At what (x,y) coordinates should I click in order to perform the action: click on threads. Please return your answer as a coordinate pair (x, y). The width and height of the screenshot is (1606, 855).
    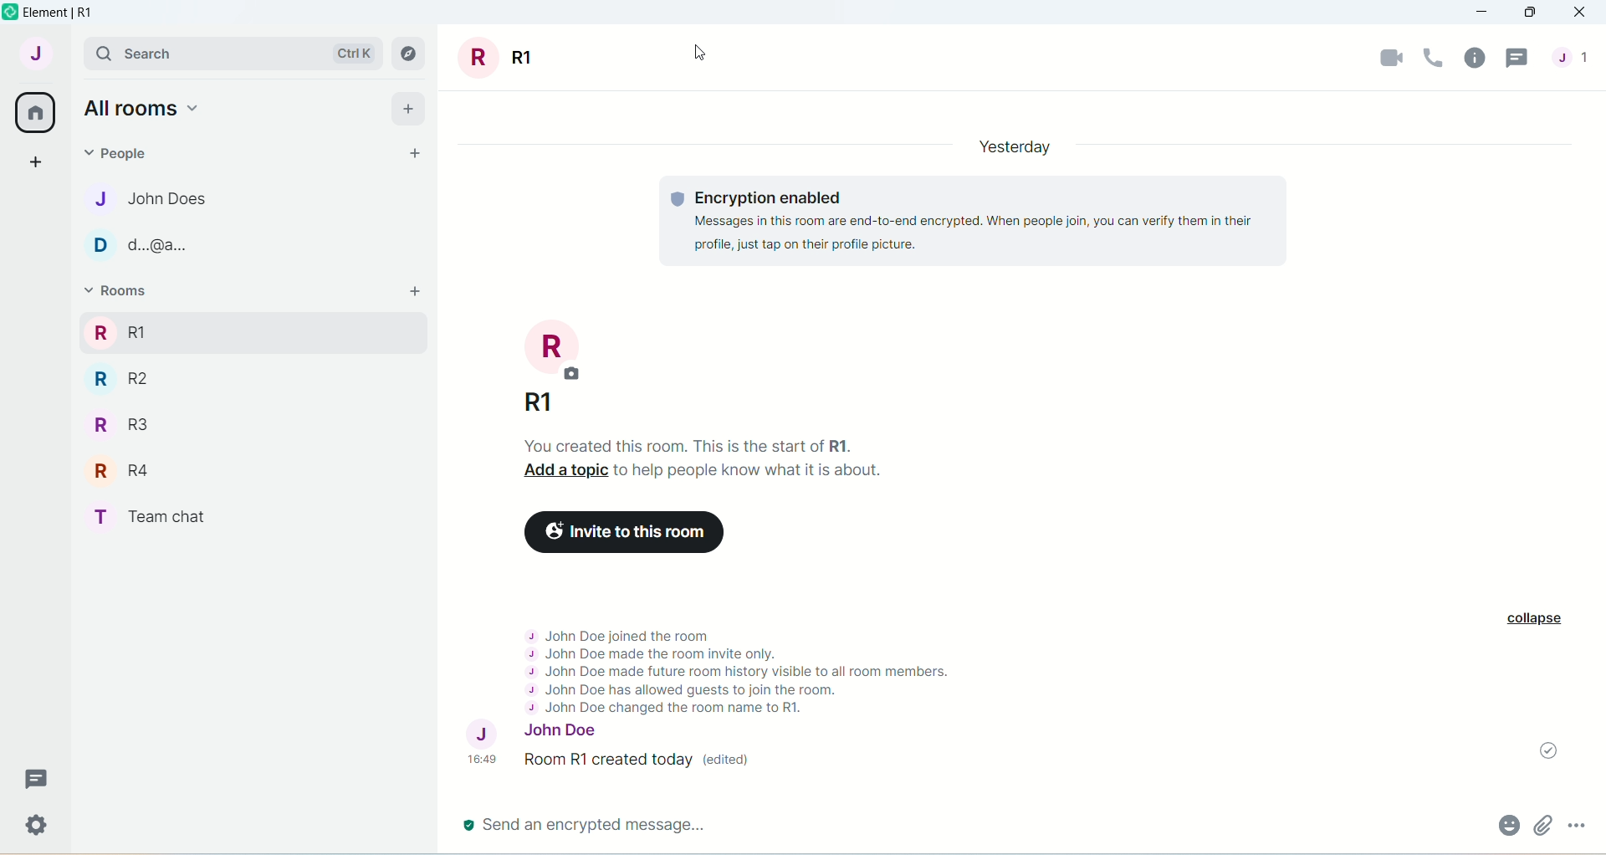
    Looking at the image, I should click on (1517, 59).